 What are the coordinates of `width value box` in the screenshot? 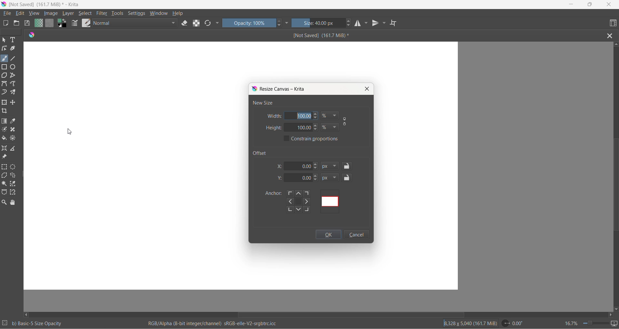 It's located at (299, 116).